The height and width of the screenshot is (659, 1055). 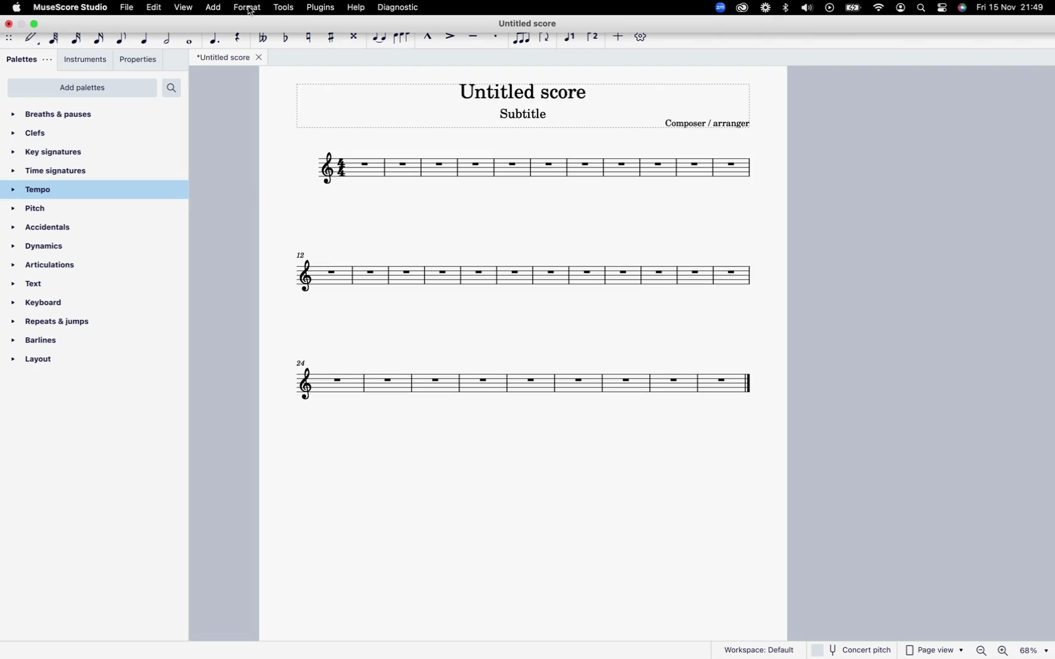 What do you see at coordinates (380, 38) in the screenshot?
I see `tie` at bounding box center [380, 38].